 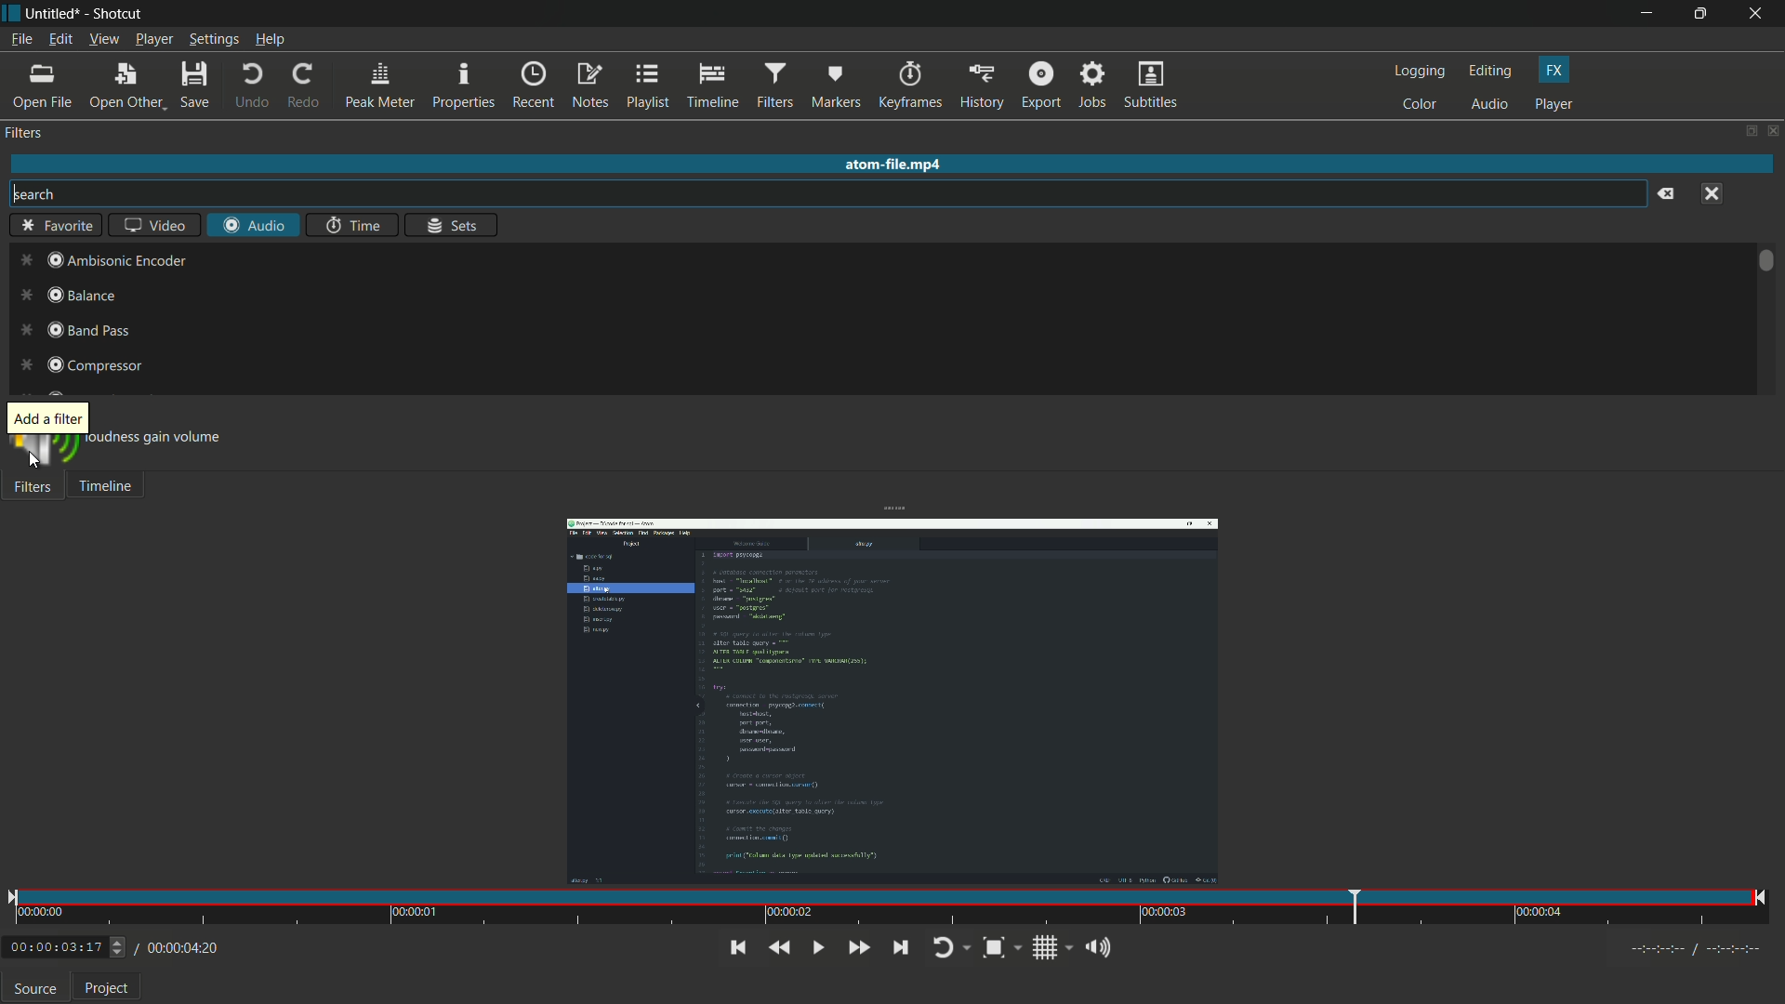 What do you see at coordinates (450, 224) in the screenshot?
I see `sets` at bounding box center [450, 224].